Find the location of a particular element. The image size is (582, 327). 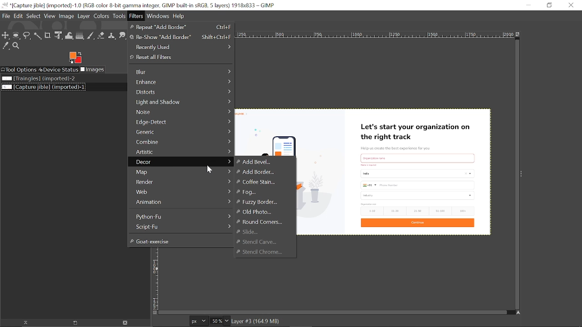

Map is located at coordinates (181, 172).